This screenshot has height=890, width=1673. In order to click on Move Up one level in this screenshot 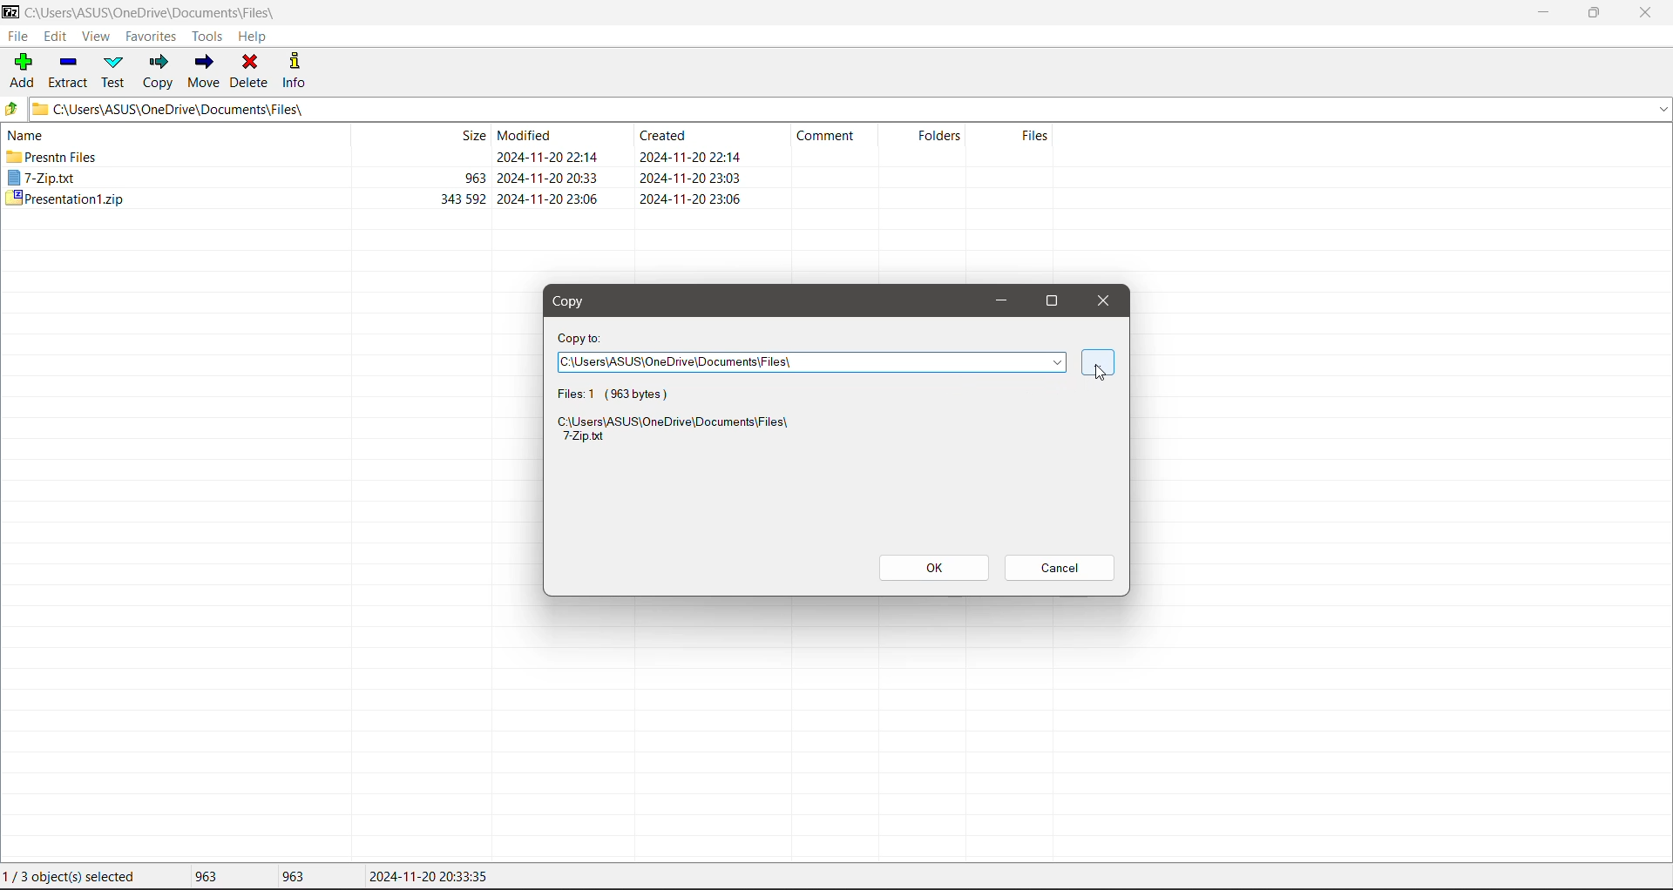, I will do `click(11, 109)`.